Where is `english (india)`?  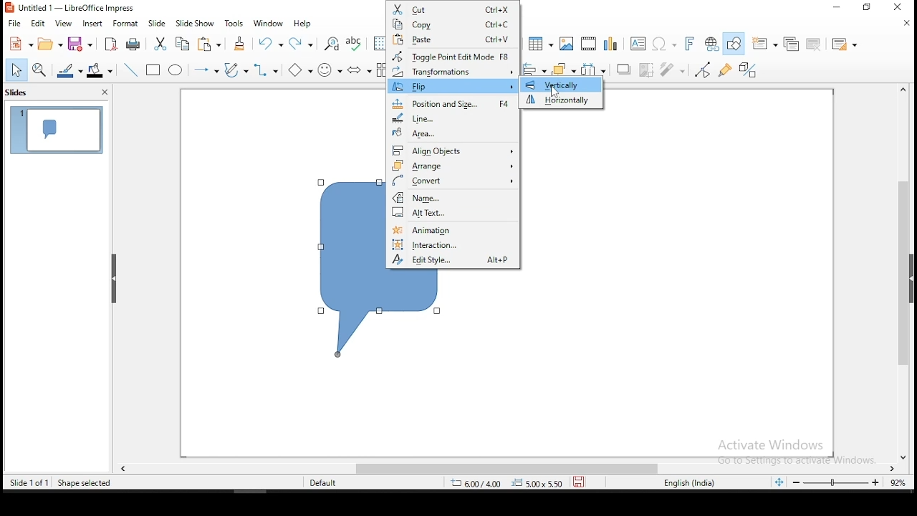
english (india) is located at coordinates (683, 481).